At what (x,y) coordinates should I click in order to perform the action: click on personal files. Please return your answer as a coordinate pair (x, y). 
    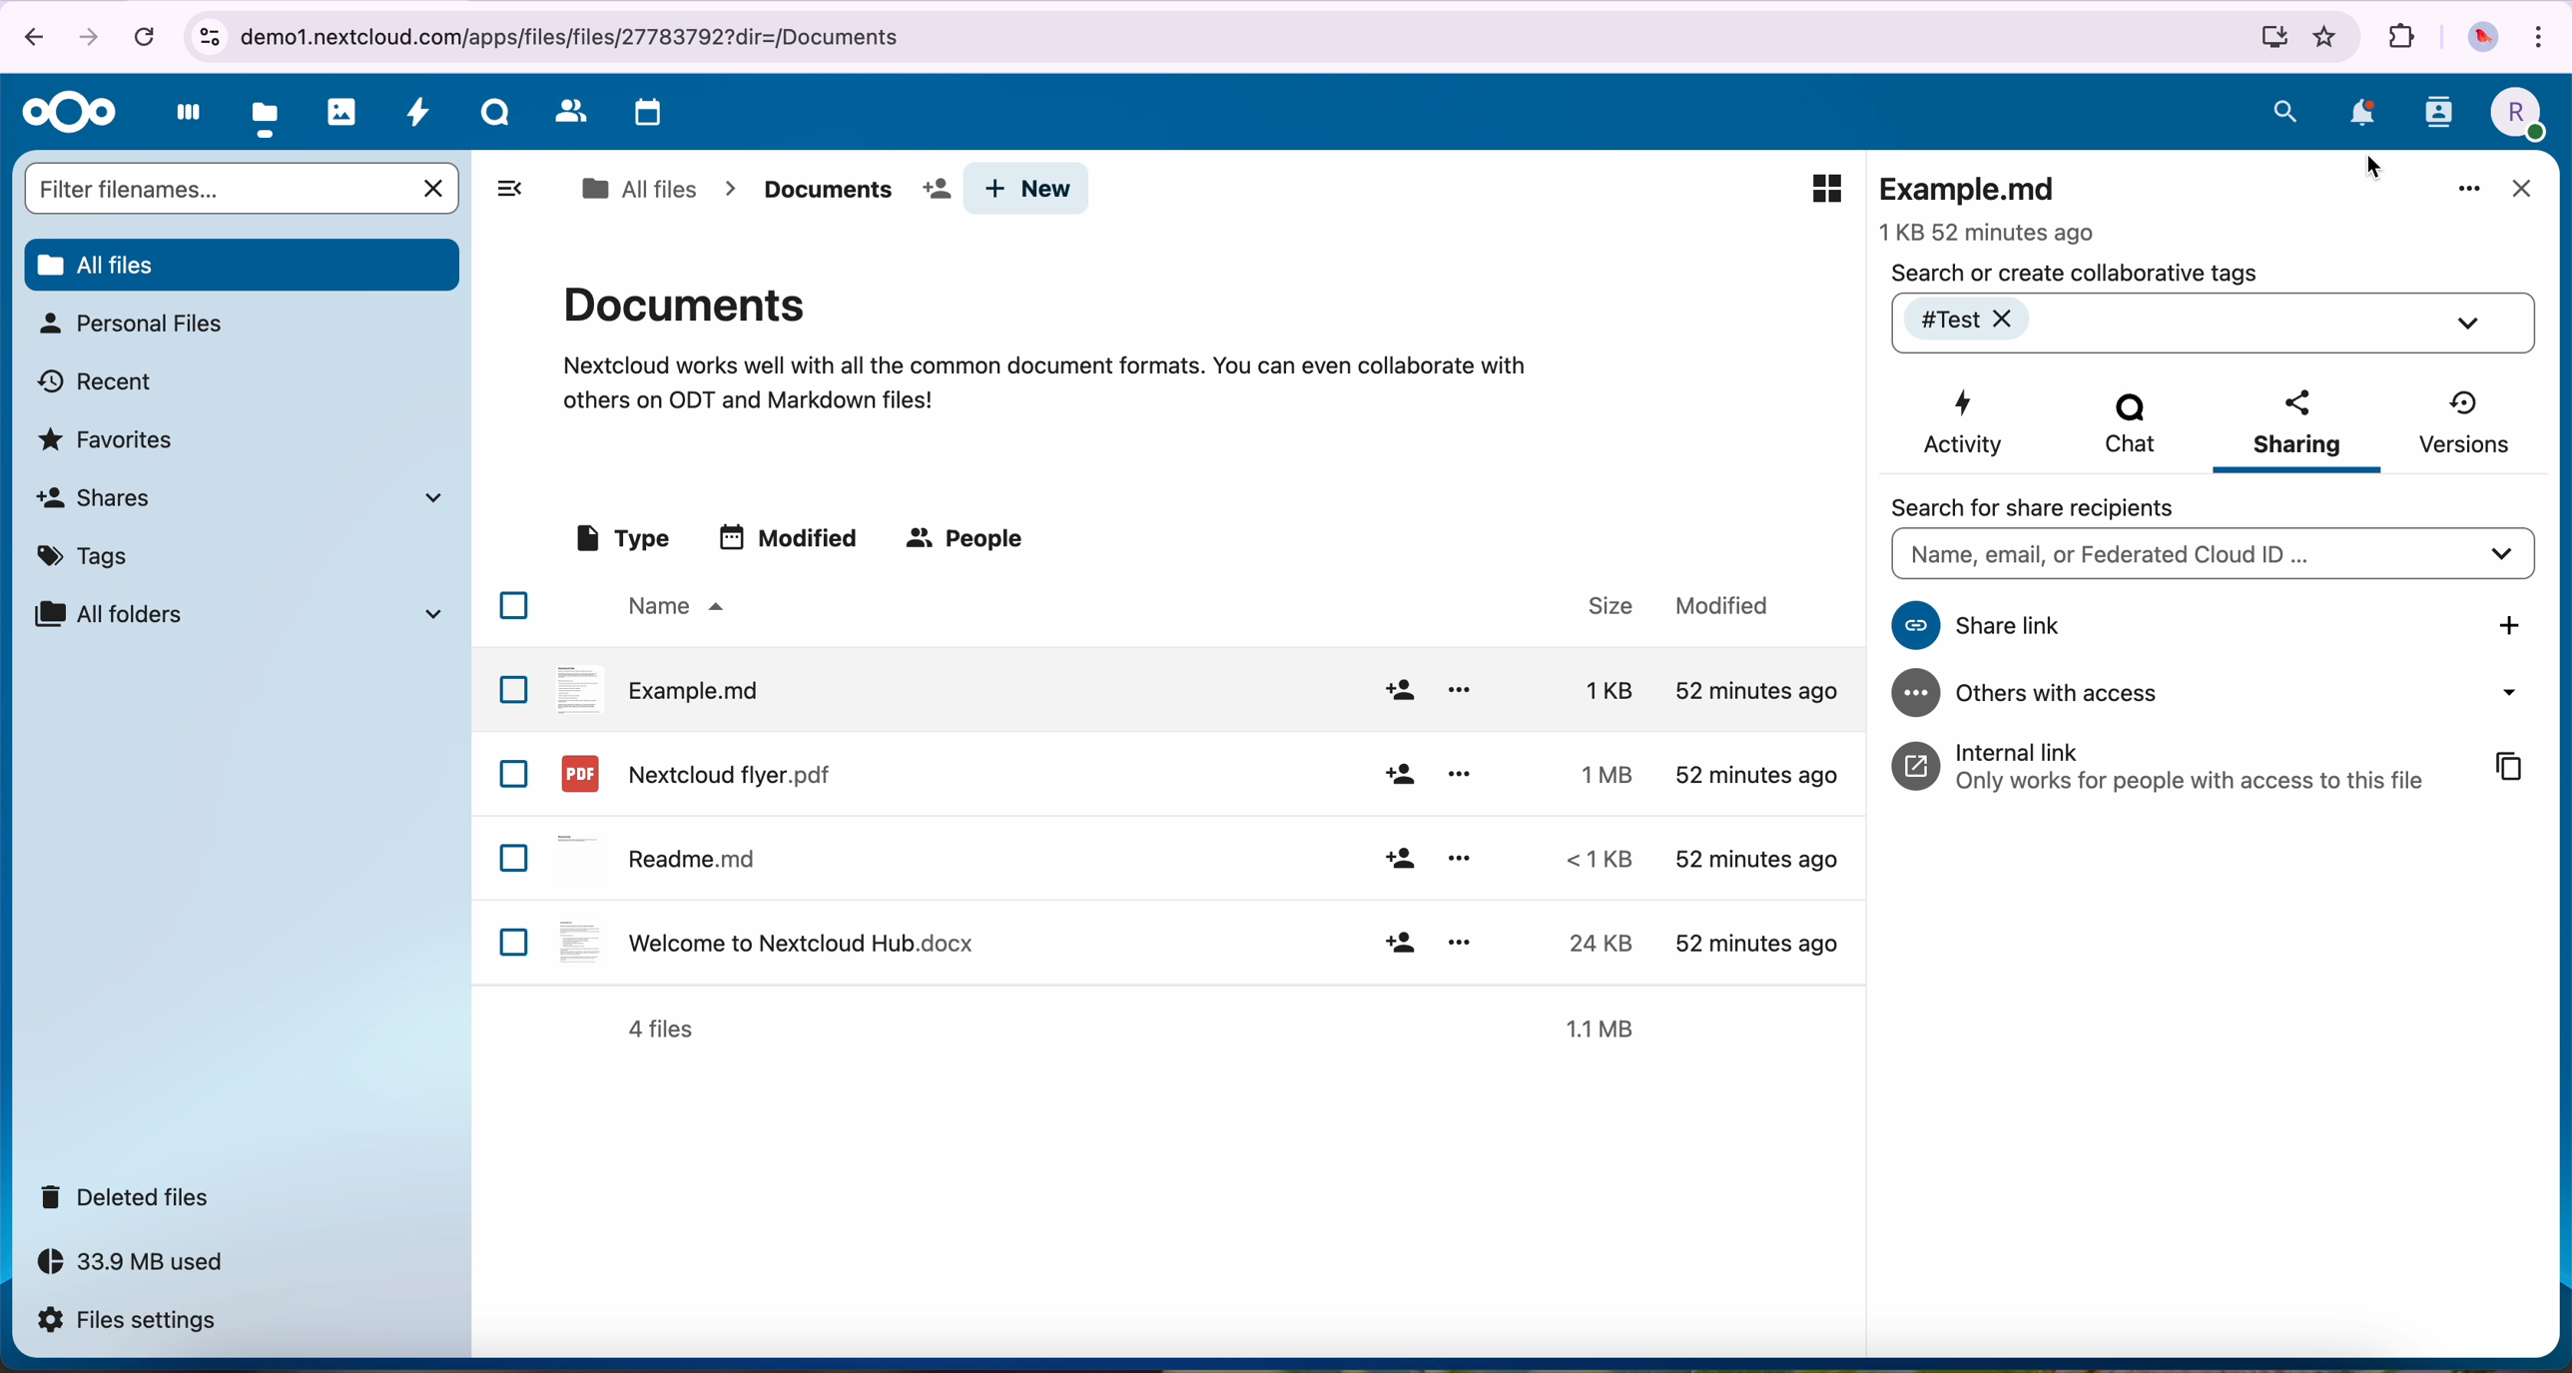
    Looking at the image, I should click on (130, 324).